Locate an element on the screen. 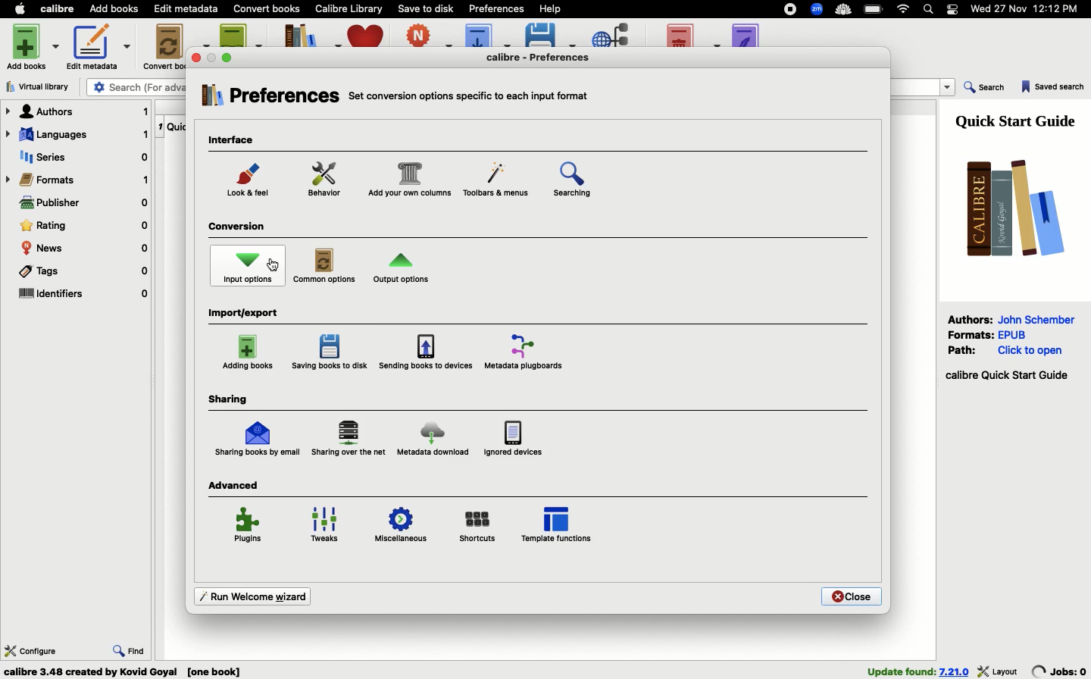 This screenshot has height=679, width=1091. Publisher is located at coordinates (83, 205).